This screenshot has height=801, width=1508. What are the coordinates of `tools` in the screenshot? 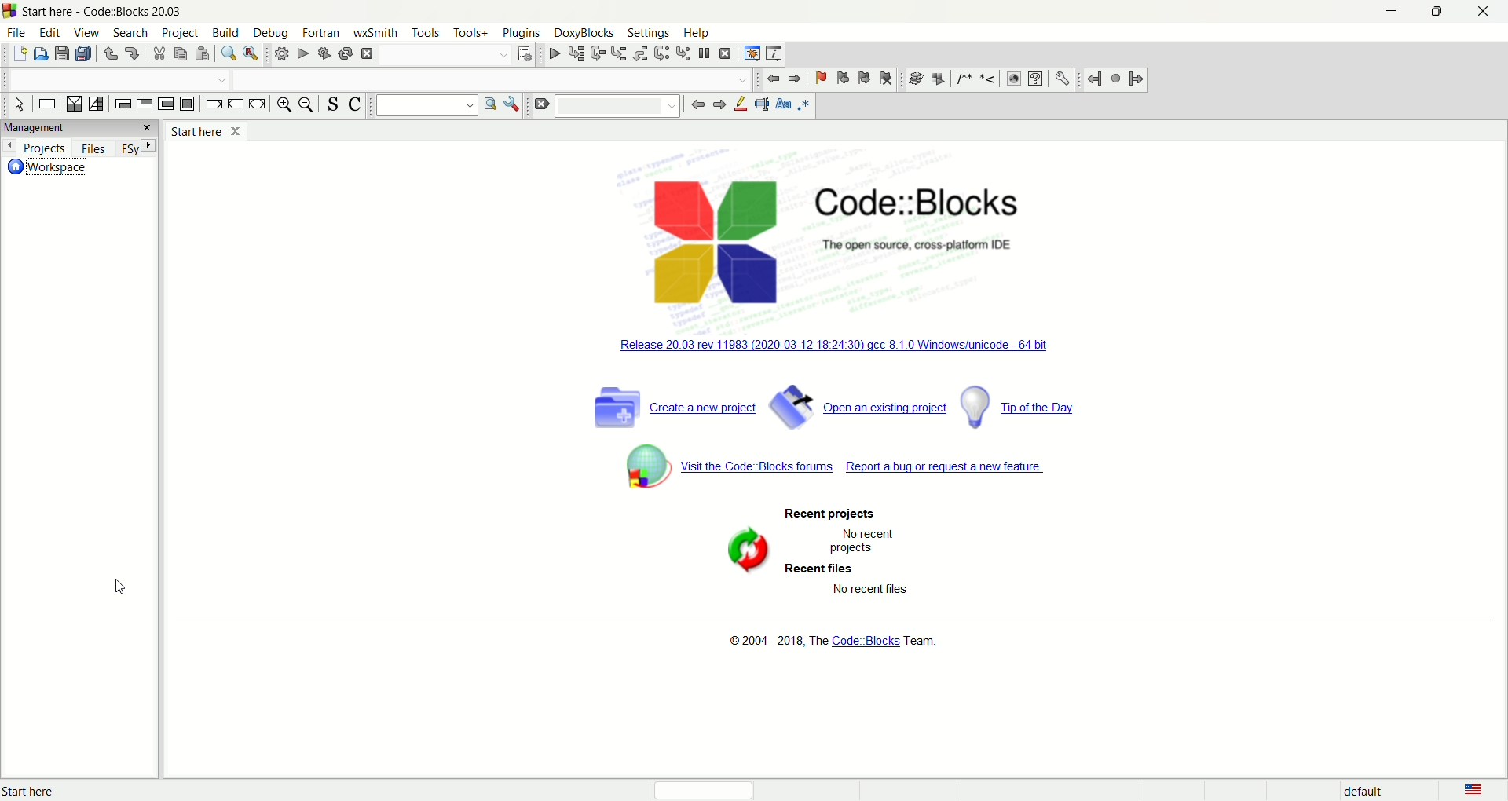 It's located at (425, 33).